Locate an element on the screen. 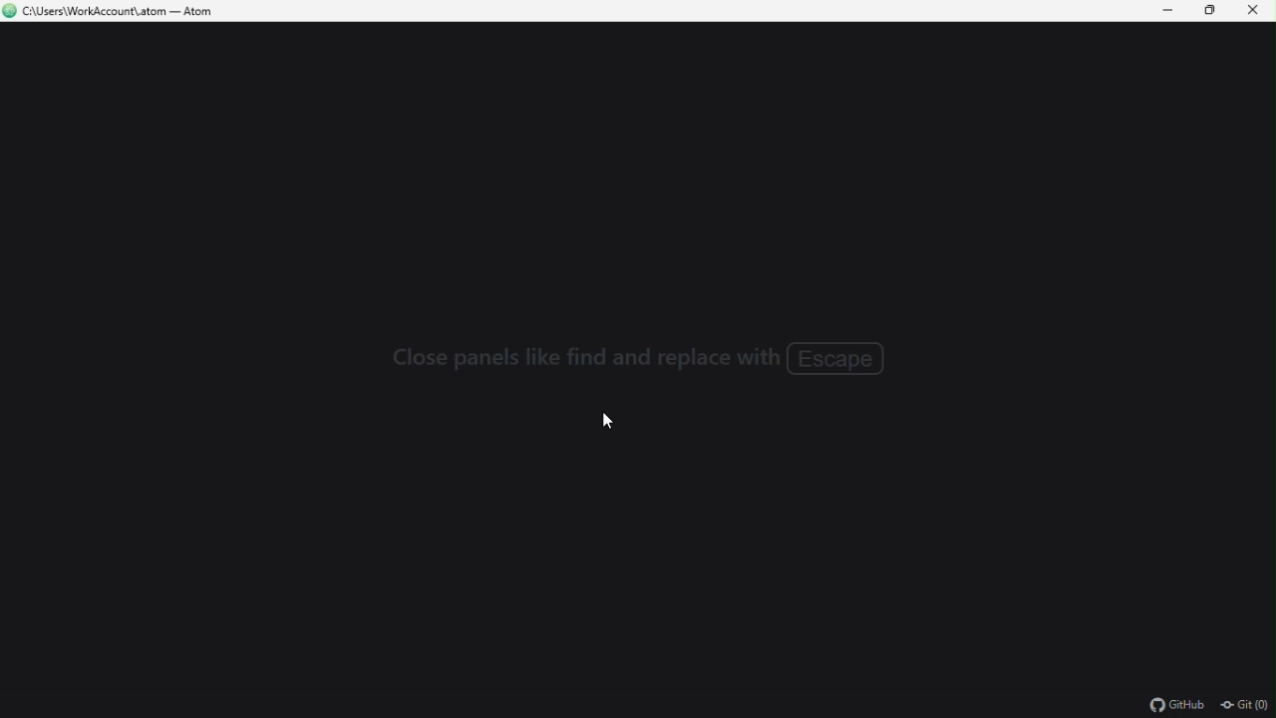  github is located at coordinates (1175, 704).